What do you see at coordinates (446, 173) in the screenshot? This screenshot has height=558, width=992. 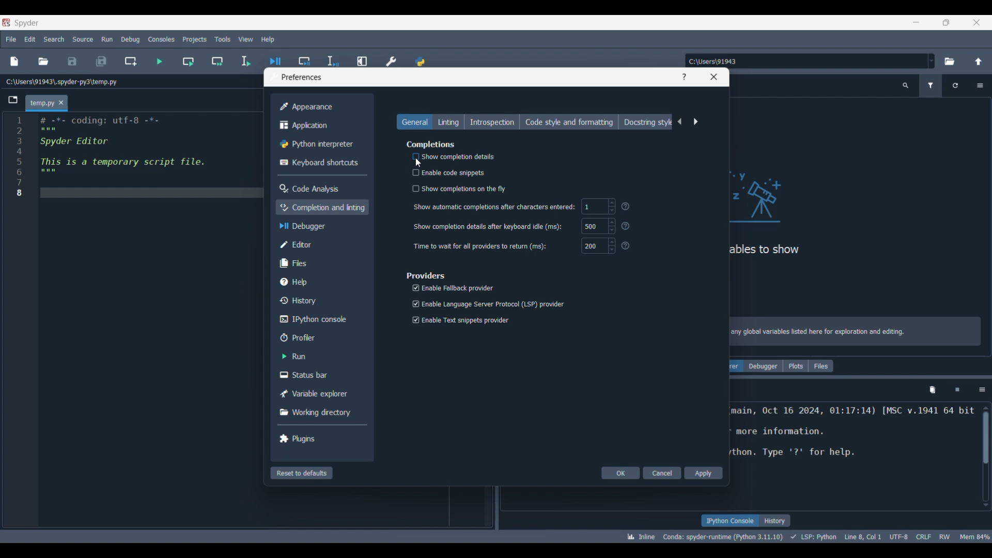 I see `Enable code snippets` at bounding box center [446, 173].